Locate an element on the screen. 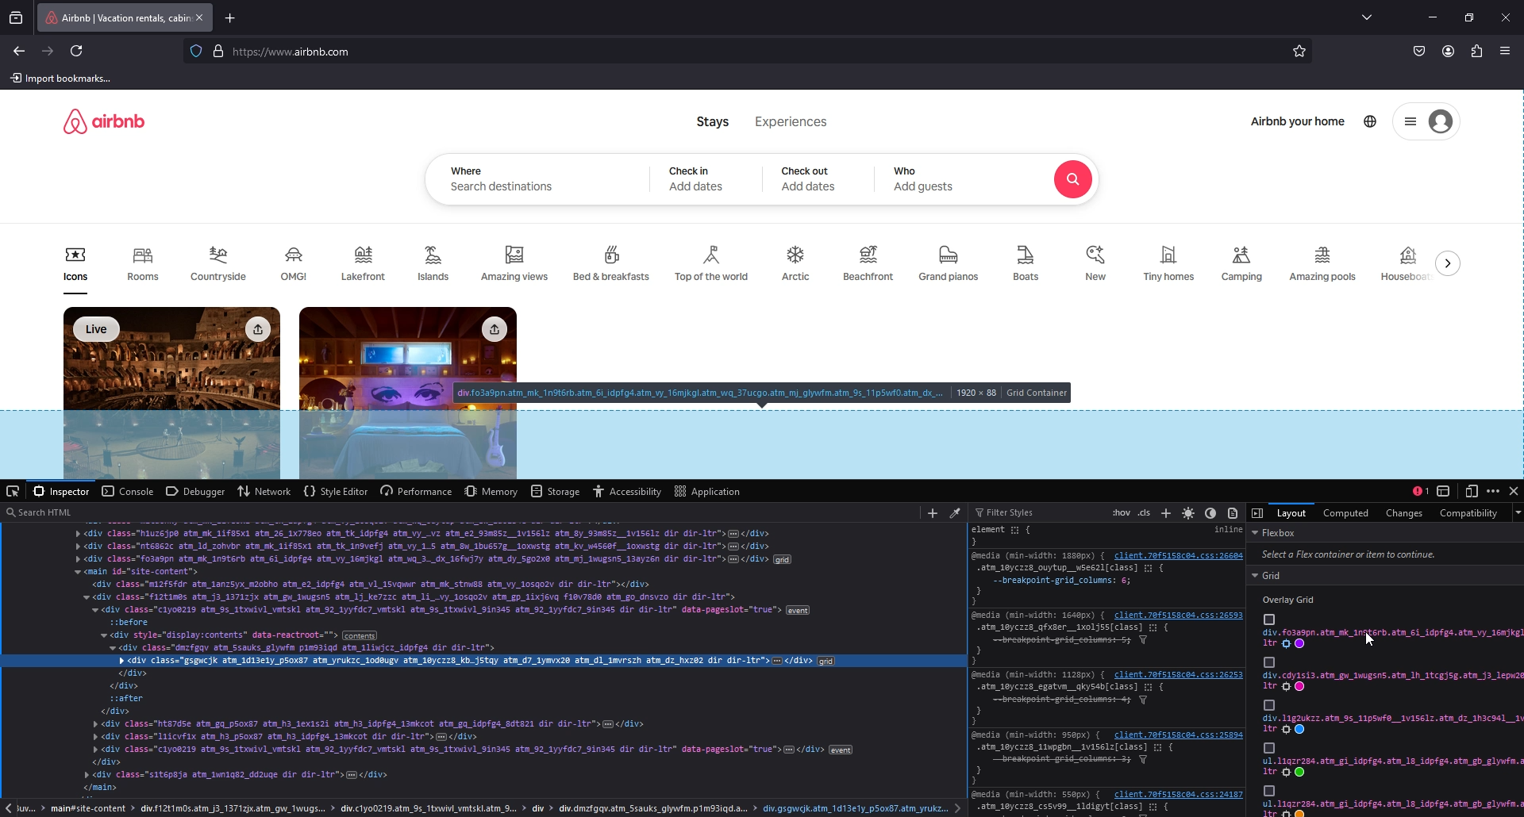 This screenshot has height=817, width=1524. inspector is located at coordinates (63, 491).